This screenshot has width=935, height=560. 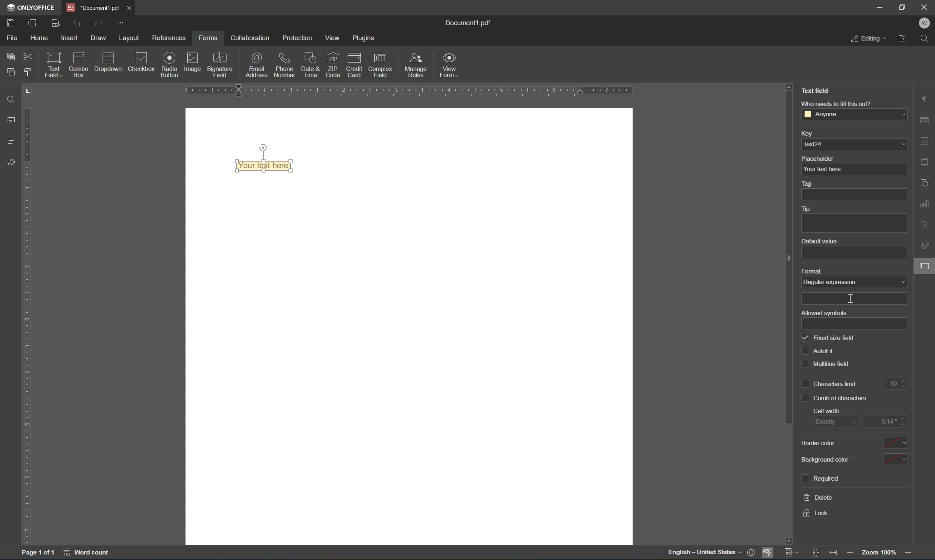 I want to click on spell checking, so click(x=768, y=554).